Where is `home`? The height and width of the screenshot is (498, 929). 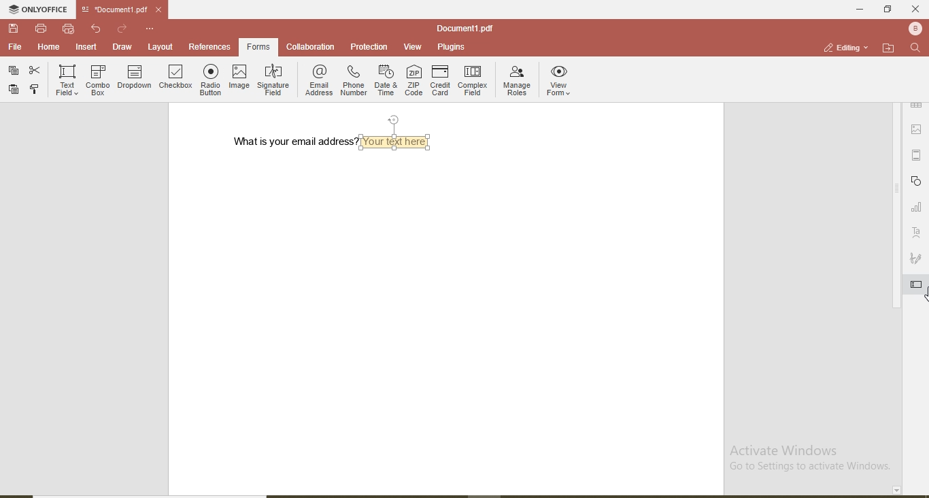 home is located at coordinates (46, 47).